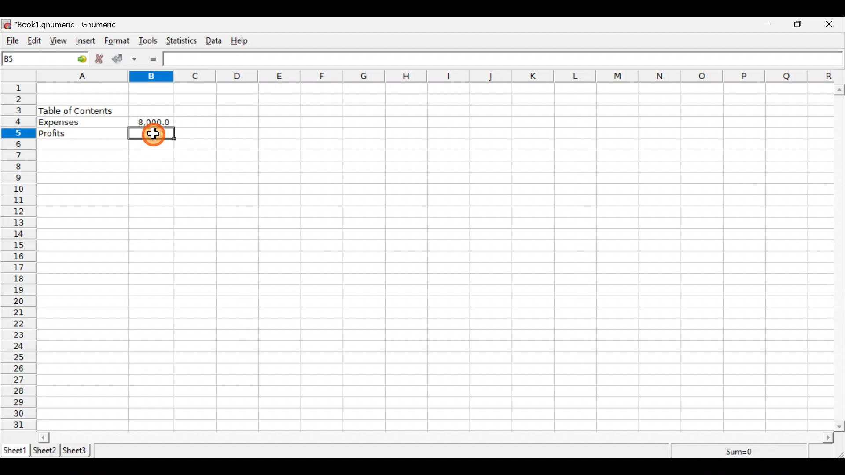 The height and width of the screenshot is (475, 845). What do you see at coordinates (436, 437) in the screenshot?
I see `Scroll bar` at bounding box center [436, 437].